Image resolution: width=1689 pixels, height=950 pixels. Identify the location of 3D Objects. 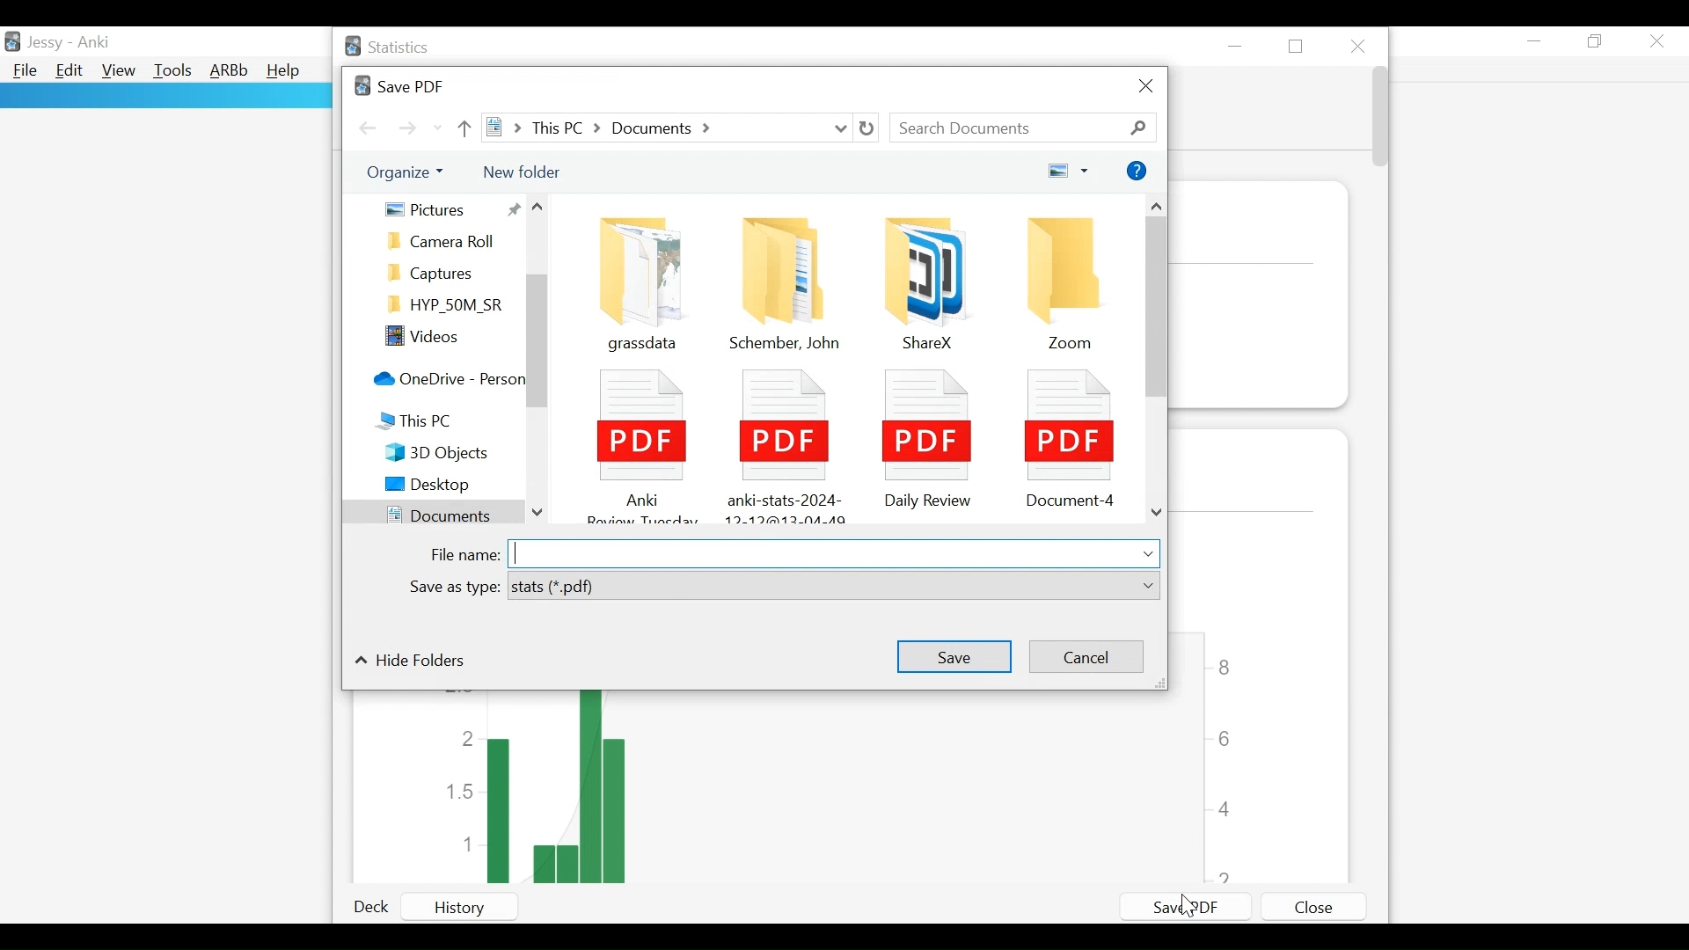
(450, 453).